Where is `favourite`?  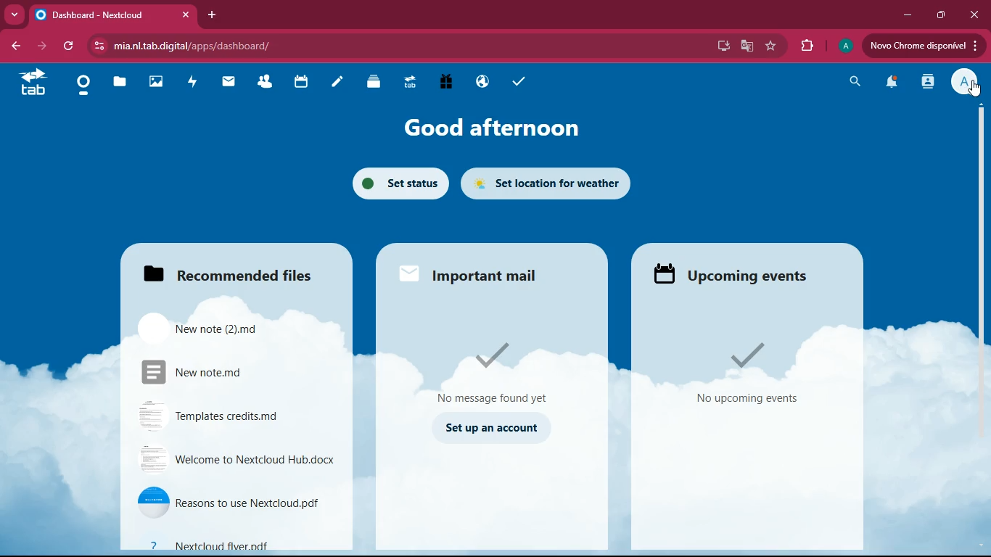
favourite is located at coordinates (768, 48).